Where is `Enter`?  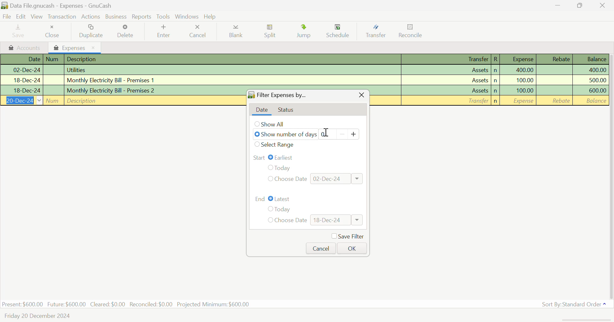
Enter is located at coordinates (165, 31).